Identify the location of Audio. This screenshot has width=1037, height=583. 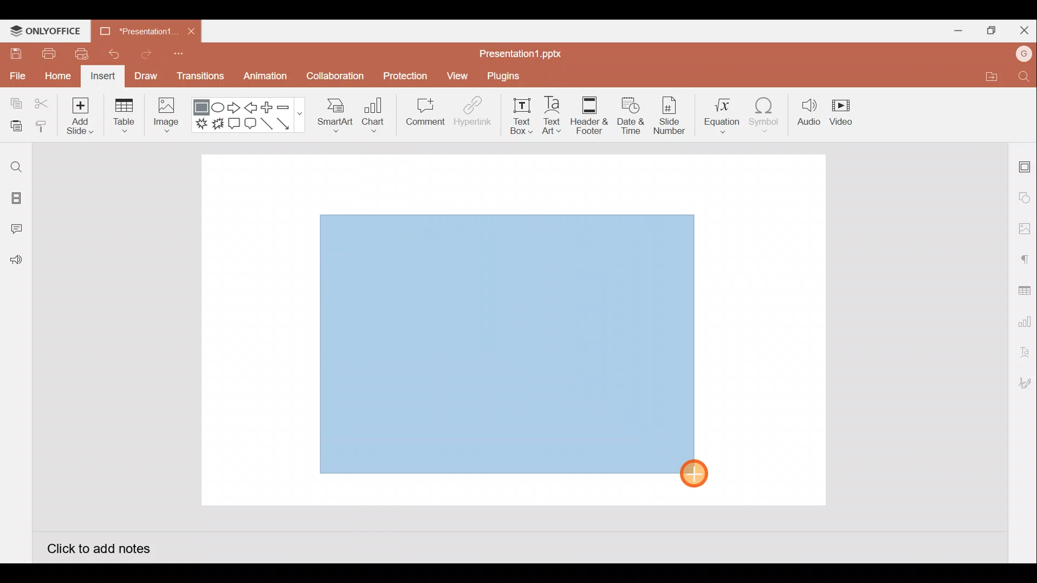
(809, 112).